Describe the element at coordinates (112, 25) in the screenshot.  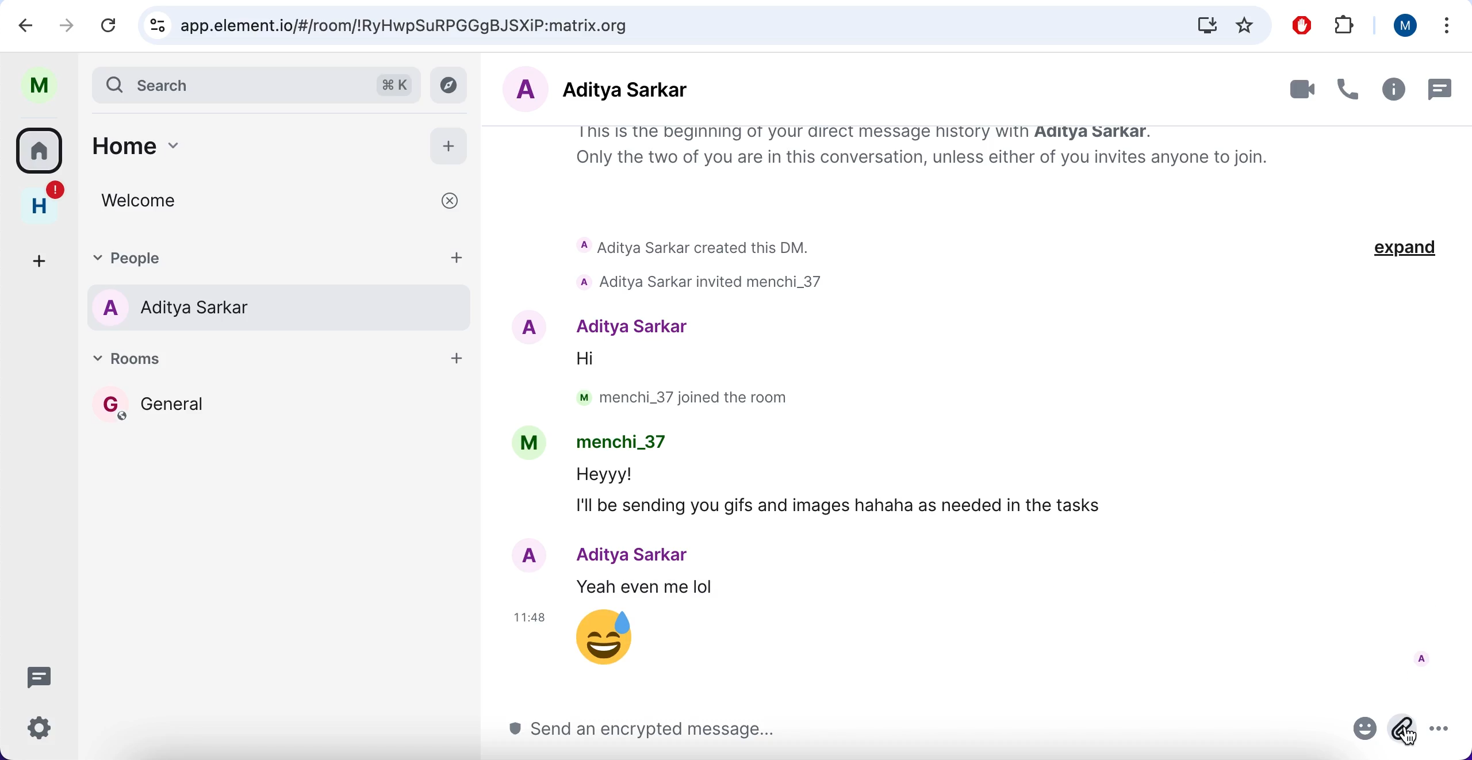
I see `reload current page` at that location.